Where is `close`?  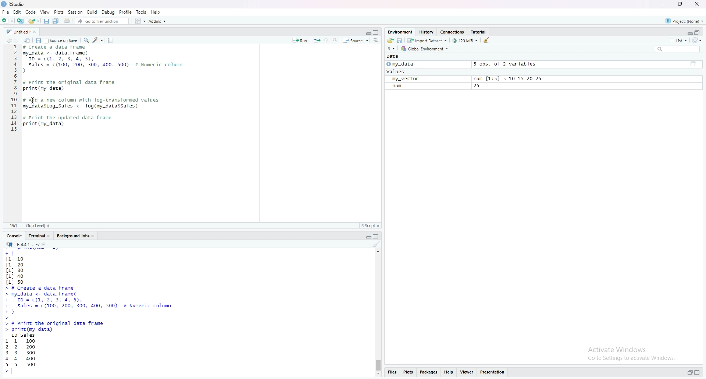 close is located at coordinates (96, 237).